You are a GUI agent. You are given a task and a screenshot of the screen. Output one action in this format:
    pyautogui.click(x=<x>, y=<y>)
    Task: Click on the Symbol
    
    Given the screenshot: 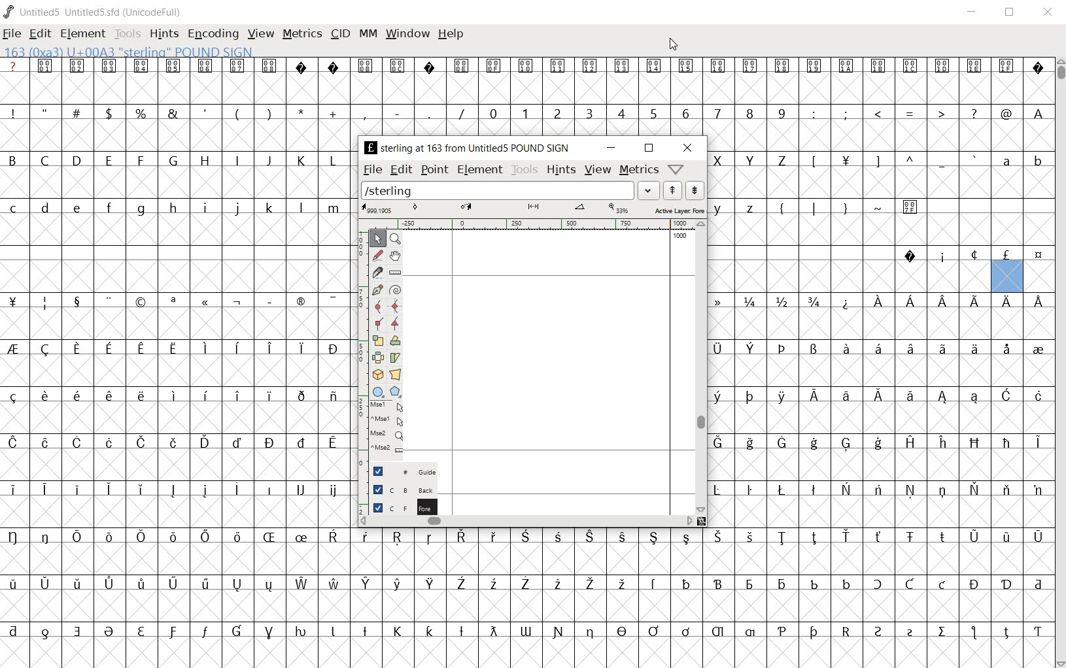 What is the action you would take?
    pyautogui.click(x=750, y=584)
    